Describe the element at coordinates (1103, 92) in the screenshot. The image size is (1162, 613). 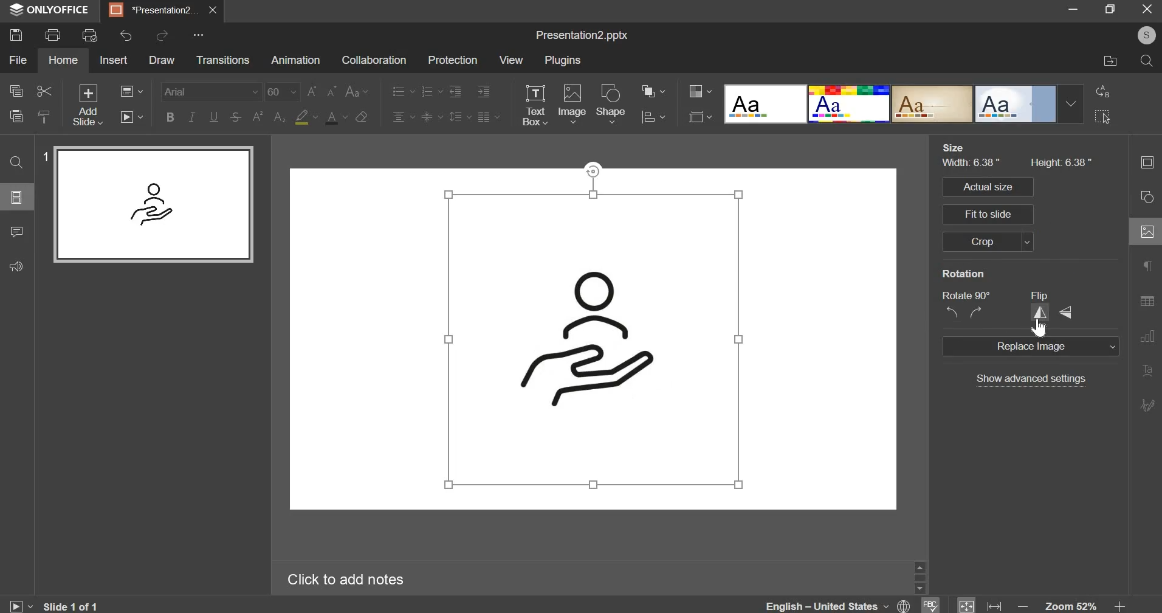
I see `replace` at that location.